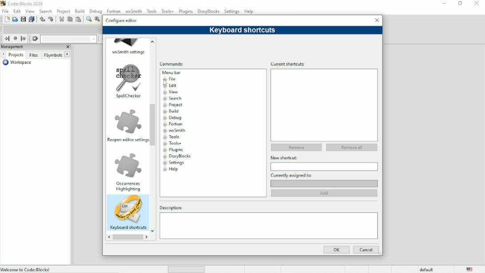 This screenshot has width=485, height=273. What do you see at coordinates (35, 39) in the screenshot?
I see `Clear` at bounding box center [35, 39].